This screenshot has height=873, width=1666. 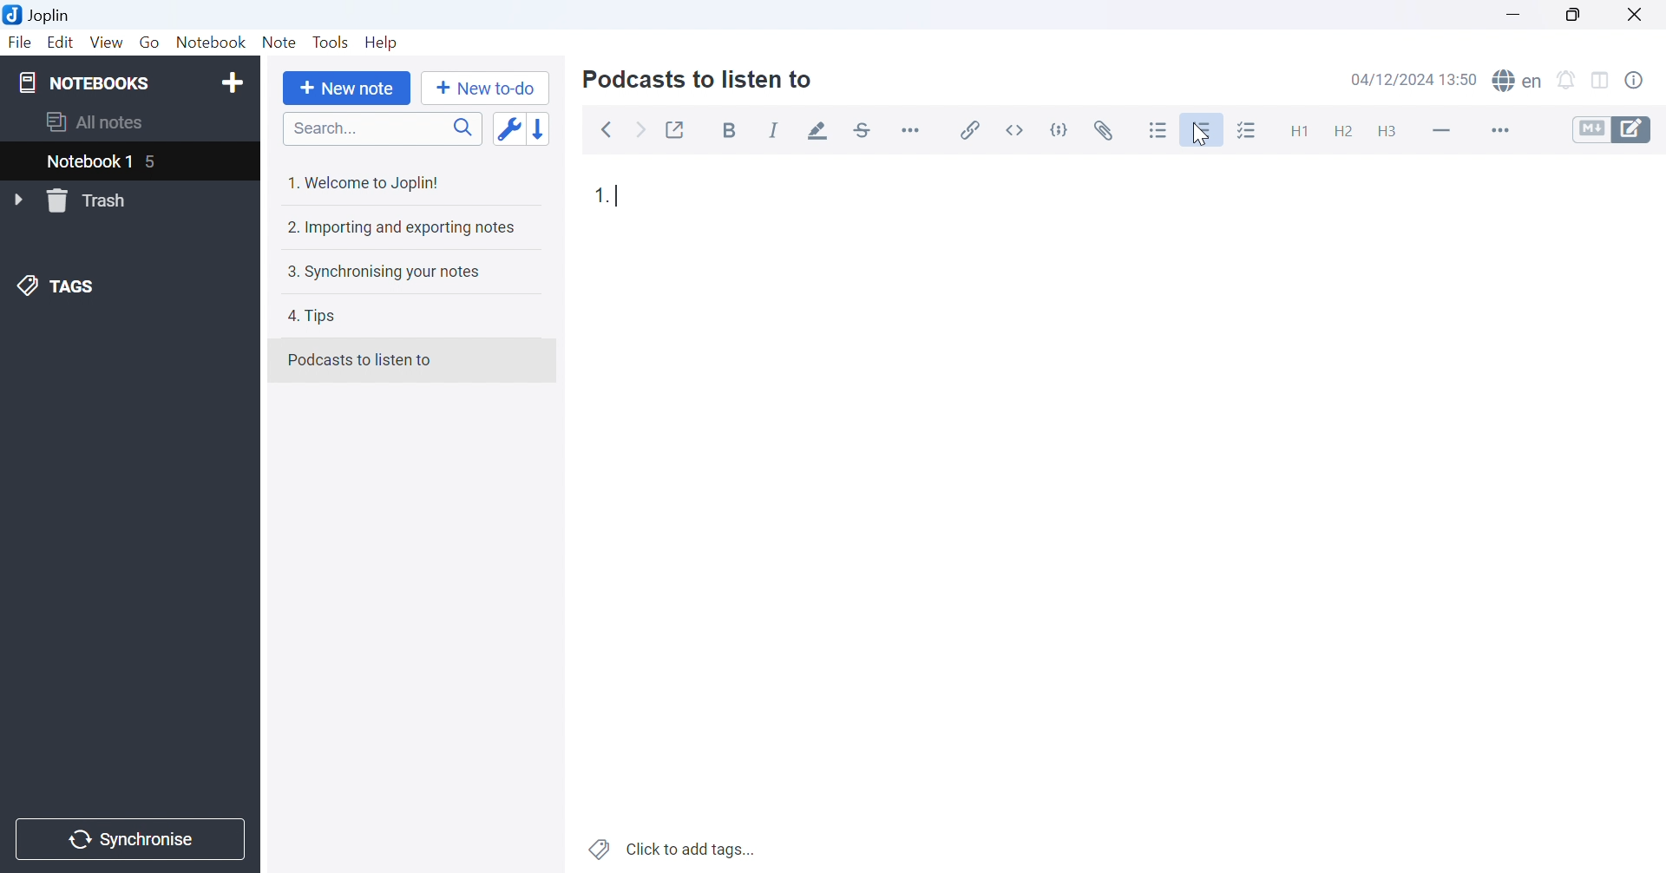 What do you see at coordinates (40, 14) in the screenshot?
I see `Joplin` at bounding box center [40, 14].